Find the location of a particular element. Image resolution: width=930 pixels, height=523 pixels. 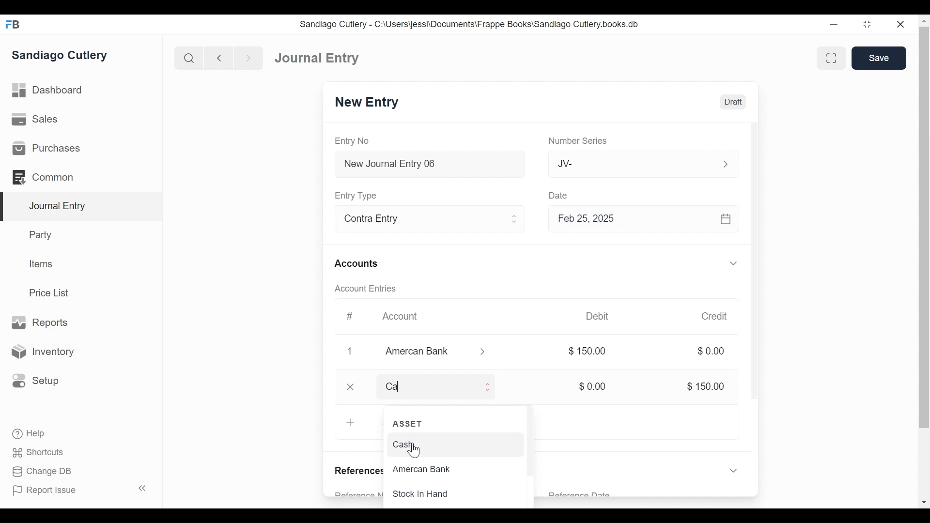

# is located at coordinates (351, 316).